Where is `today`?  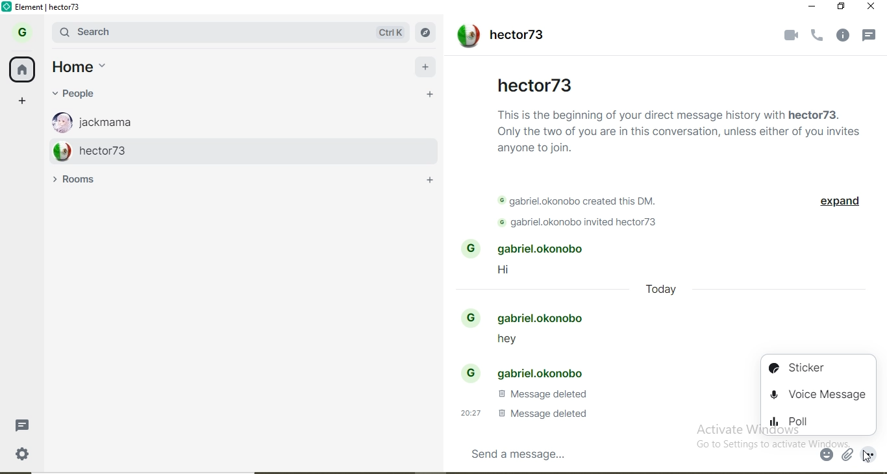
today is located at coordinates (662, 292).